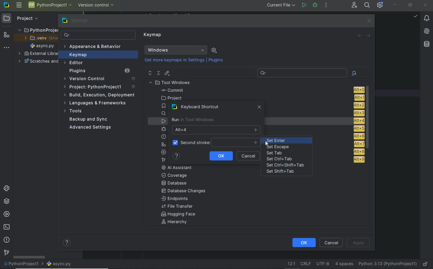 Image resolution: width=433 pixels, height=269 pixels. What do you see at coordinates (358, 105) in the screenshot?
I see `alt + 2` at bounding box center [358, 105].